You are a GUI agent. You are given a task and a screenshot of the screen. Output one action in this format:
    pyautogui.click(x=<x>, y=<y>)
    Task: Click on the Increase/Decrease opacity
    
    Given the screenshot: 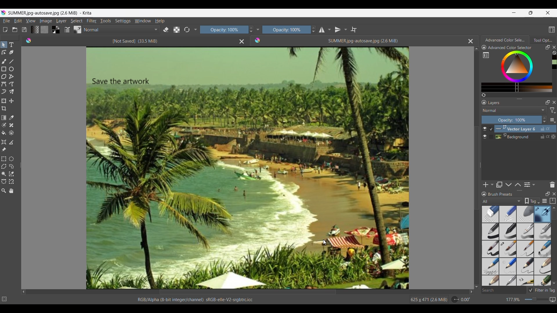 What is the action you would take?
    pyautogui.click(x=313, y=30)
    